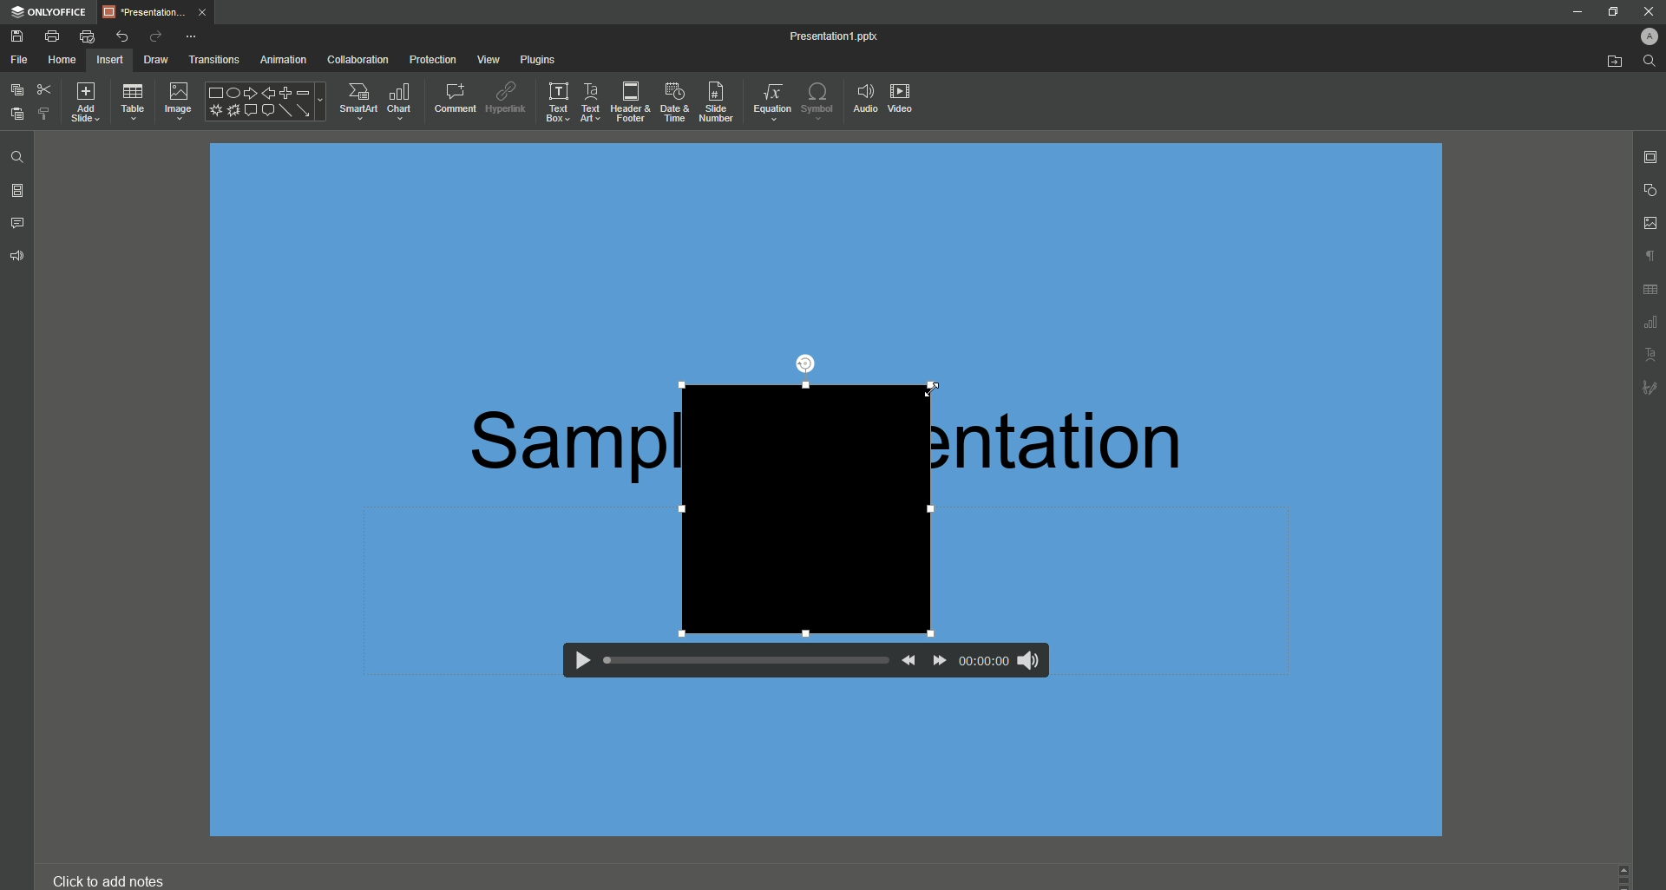  What do you see at coordinates (121, 34) in the screenshot?
I see `Undo` at bounding box center [121, 34].